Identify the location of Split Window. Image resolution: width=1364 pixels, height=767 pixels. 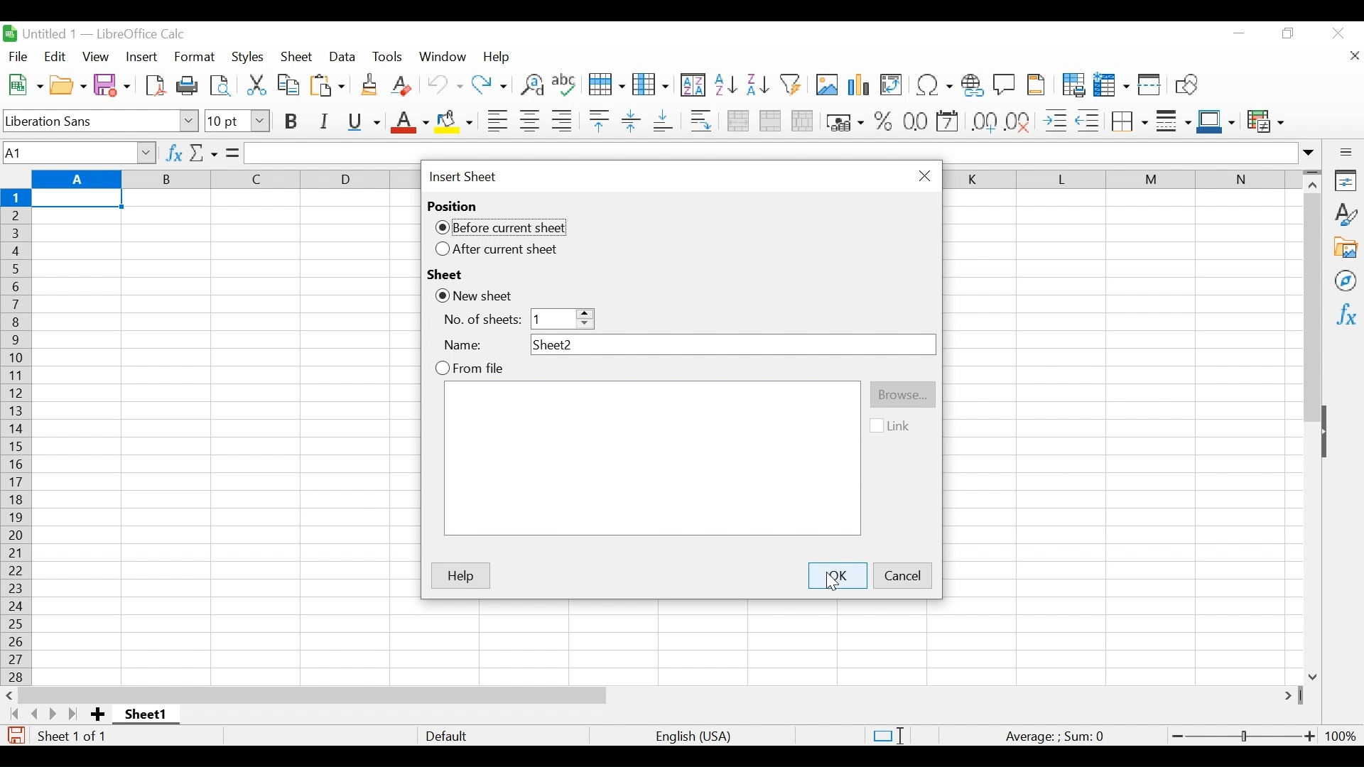
(1149, 85).